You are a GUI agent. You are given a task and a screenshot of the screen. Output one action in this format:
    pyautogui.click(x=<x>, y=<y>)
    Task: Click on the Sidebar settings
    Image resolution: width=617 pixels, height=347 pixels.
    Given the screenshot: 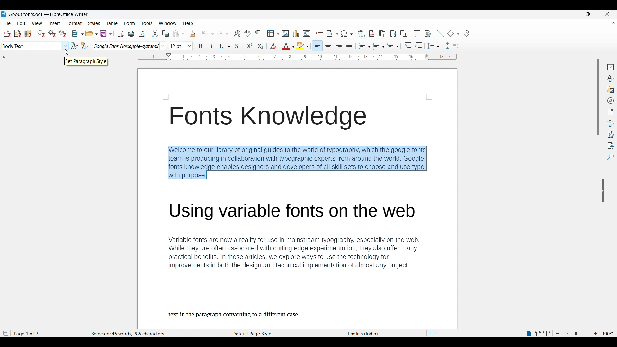 What is the action you would take?
    pyautogui.click(x=611, y=57)
    